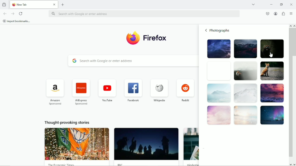 Image resolution: width=296 pixels, height=166 pixels. I want to click on Photograph, so click(218, 94).